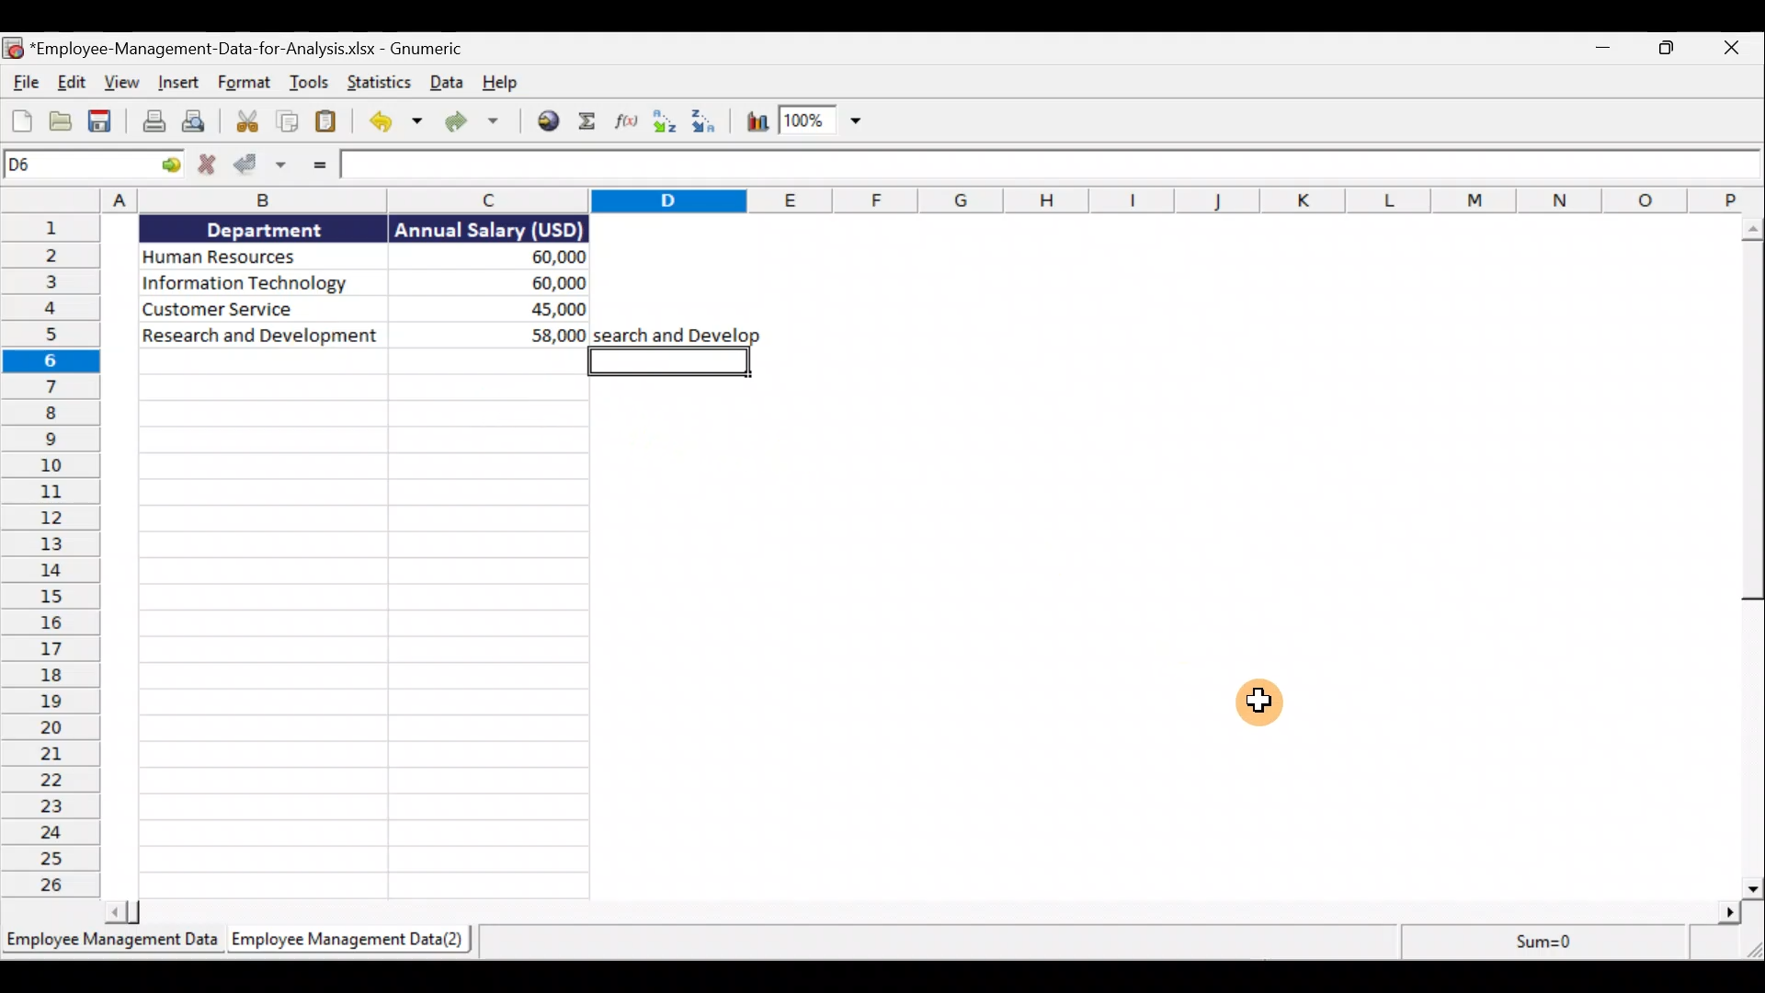 This screenshot has height=993, width=1765. What do you see at coordinates (381, 83) in the screenshot?
I see `Statistics` at bounding box center [381, 83].